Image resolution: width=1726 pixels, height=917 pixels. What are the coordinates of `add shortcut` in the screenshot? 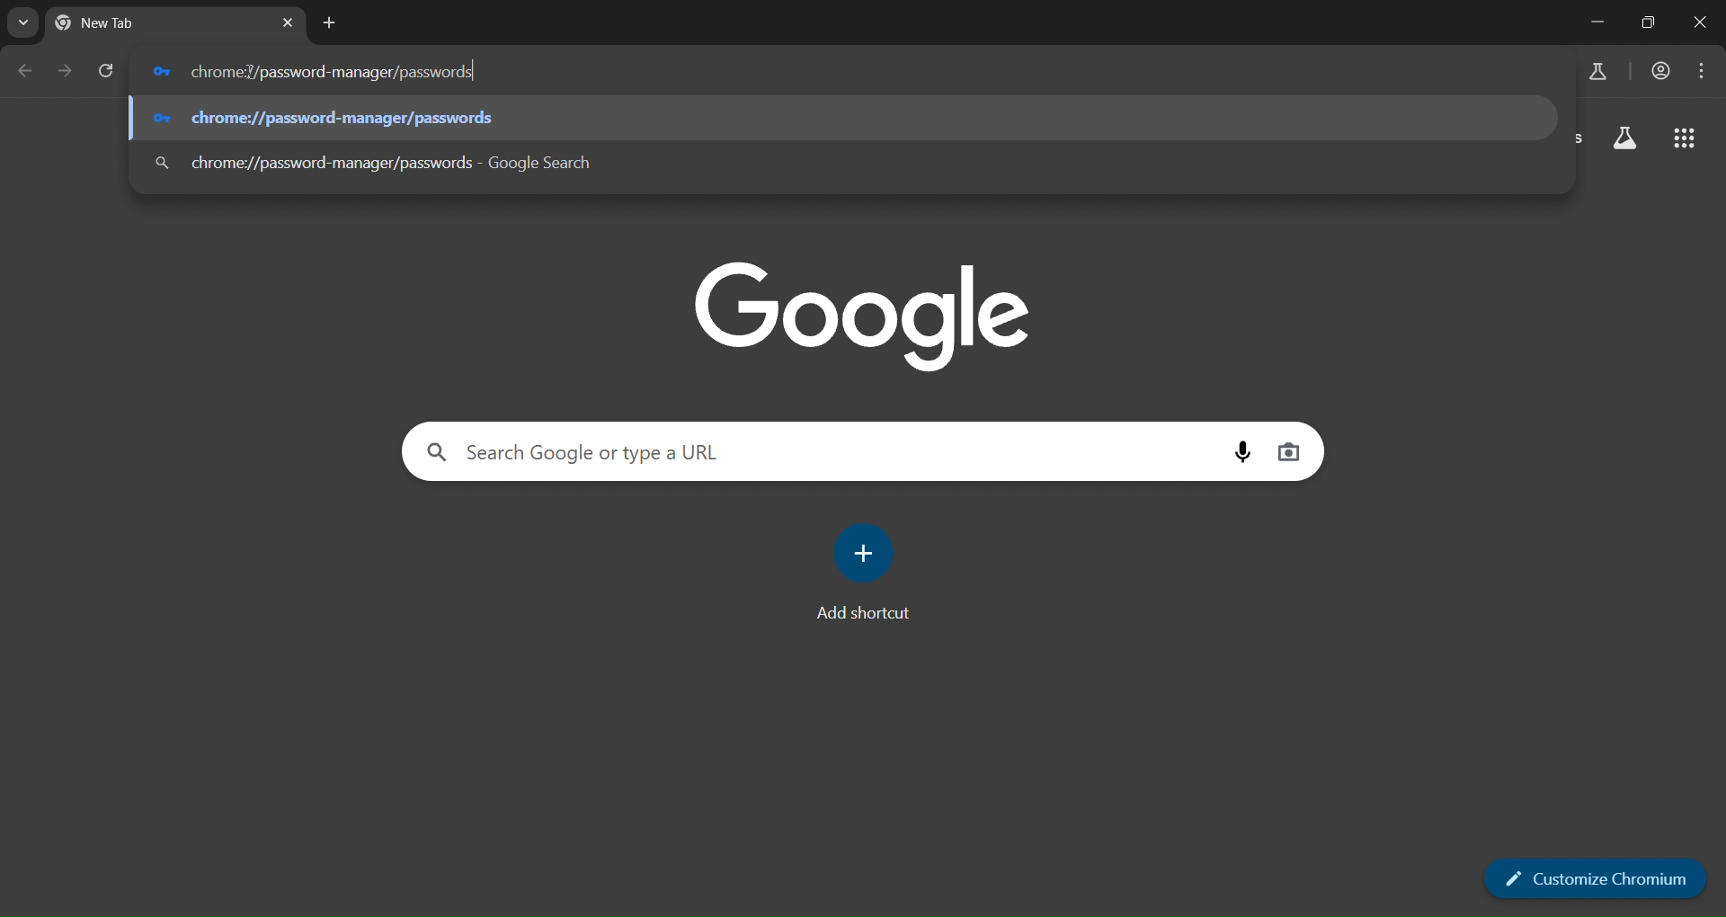 It's located at (871, 573).